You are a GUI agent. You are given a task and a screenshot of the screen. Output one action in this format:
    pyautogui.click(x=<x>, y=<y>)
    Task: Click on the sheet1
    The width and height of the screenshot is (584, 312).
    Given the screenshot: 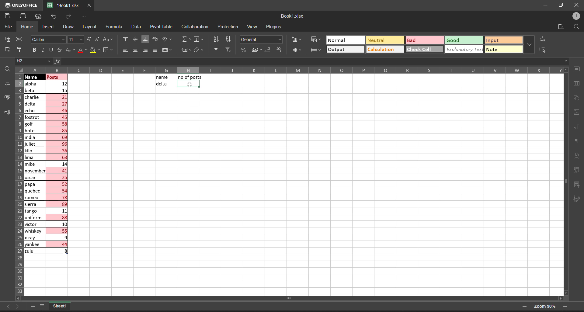 What is the action you would take?
    pyautogui.click(x=60, y=307)
    